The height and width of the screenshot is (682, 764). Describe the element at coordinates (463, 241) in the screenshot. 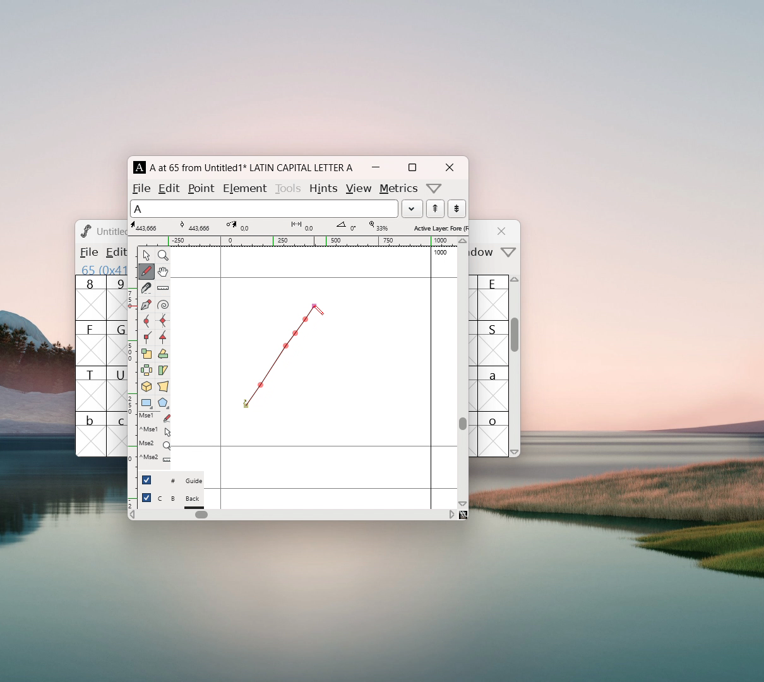

I see `scroll up` at that location.